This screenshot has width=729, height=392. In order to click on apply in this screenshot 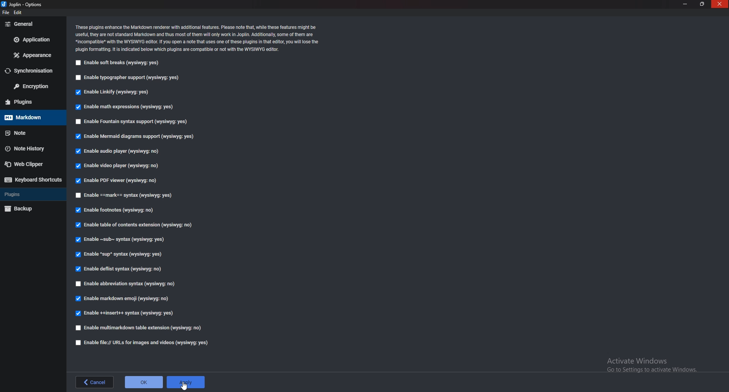, I will do `click(186, 382)`.